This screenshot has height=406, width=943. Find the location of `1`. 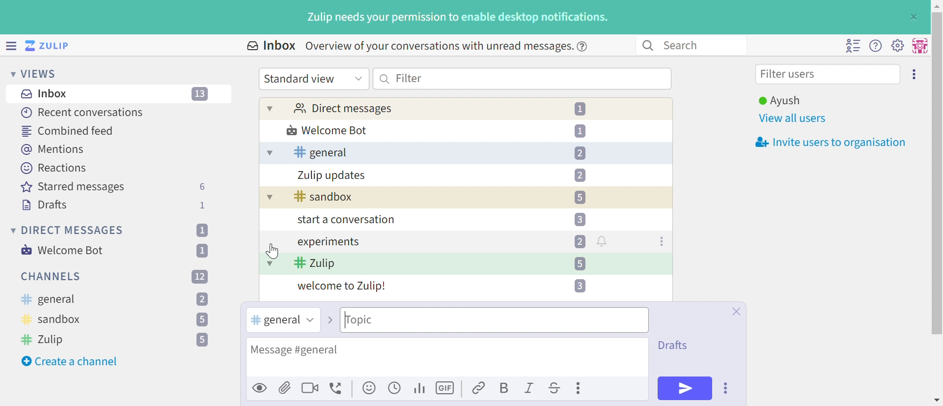

1 is located at coordinates (580, 130).